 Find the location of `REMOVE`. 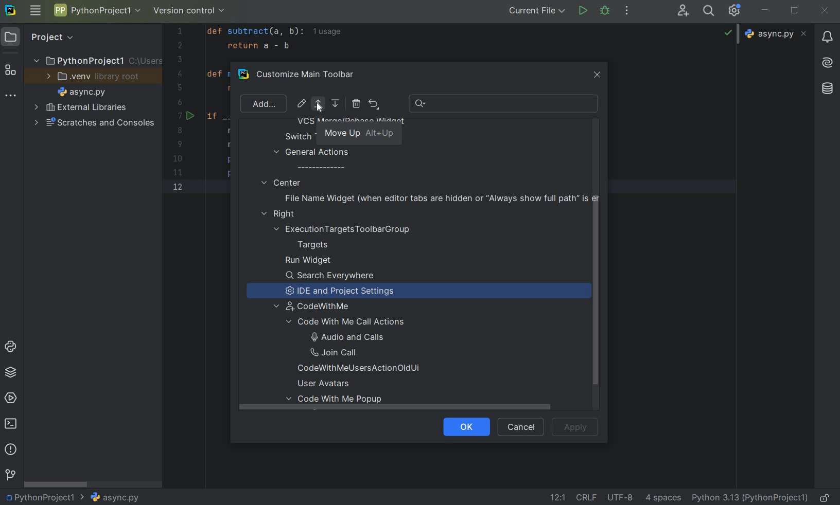

REMOVE is located at coordinates (356, 103).